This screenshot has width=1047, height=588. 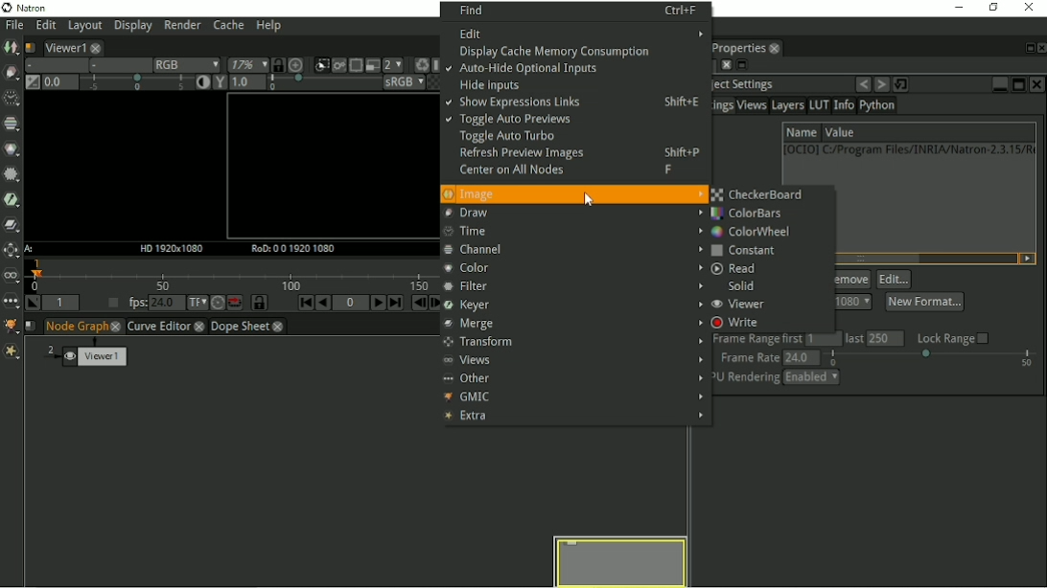 What do you see at coordinates (843, 106) in the screenshot?
I see `Info` at bounding box center [843, 106].